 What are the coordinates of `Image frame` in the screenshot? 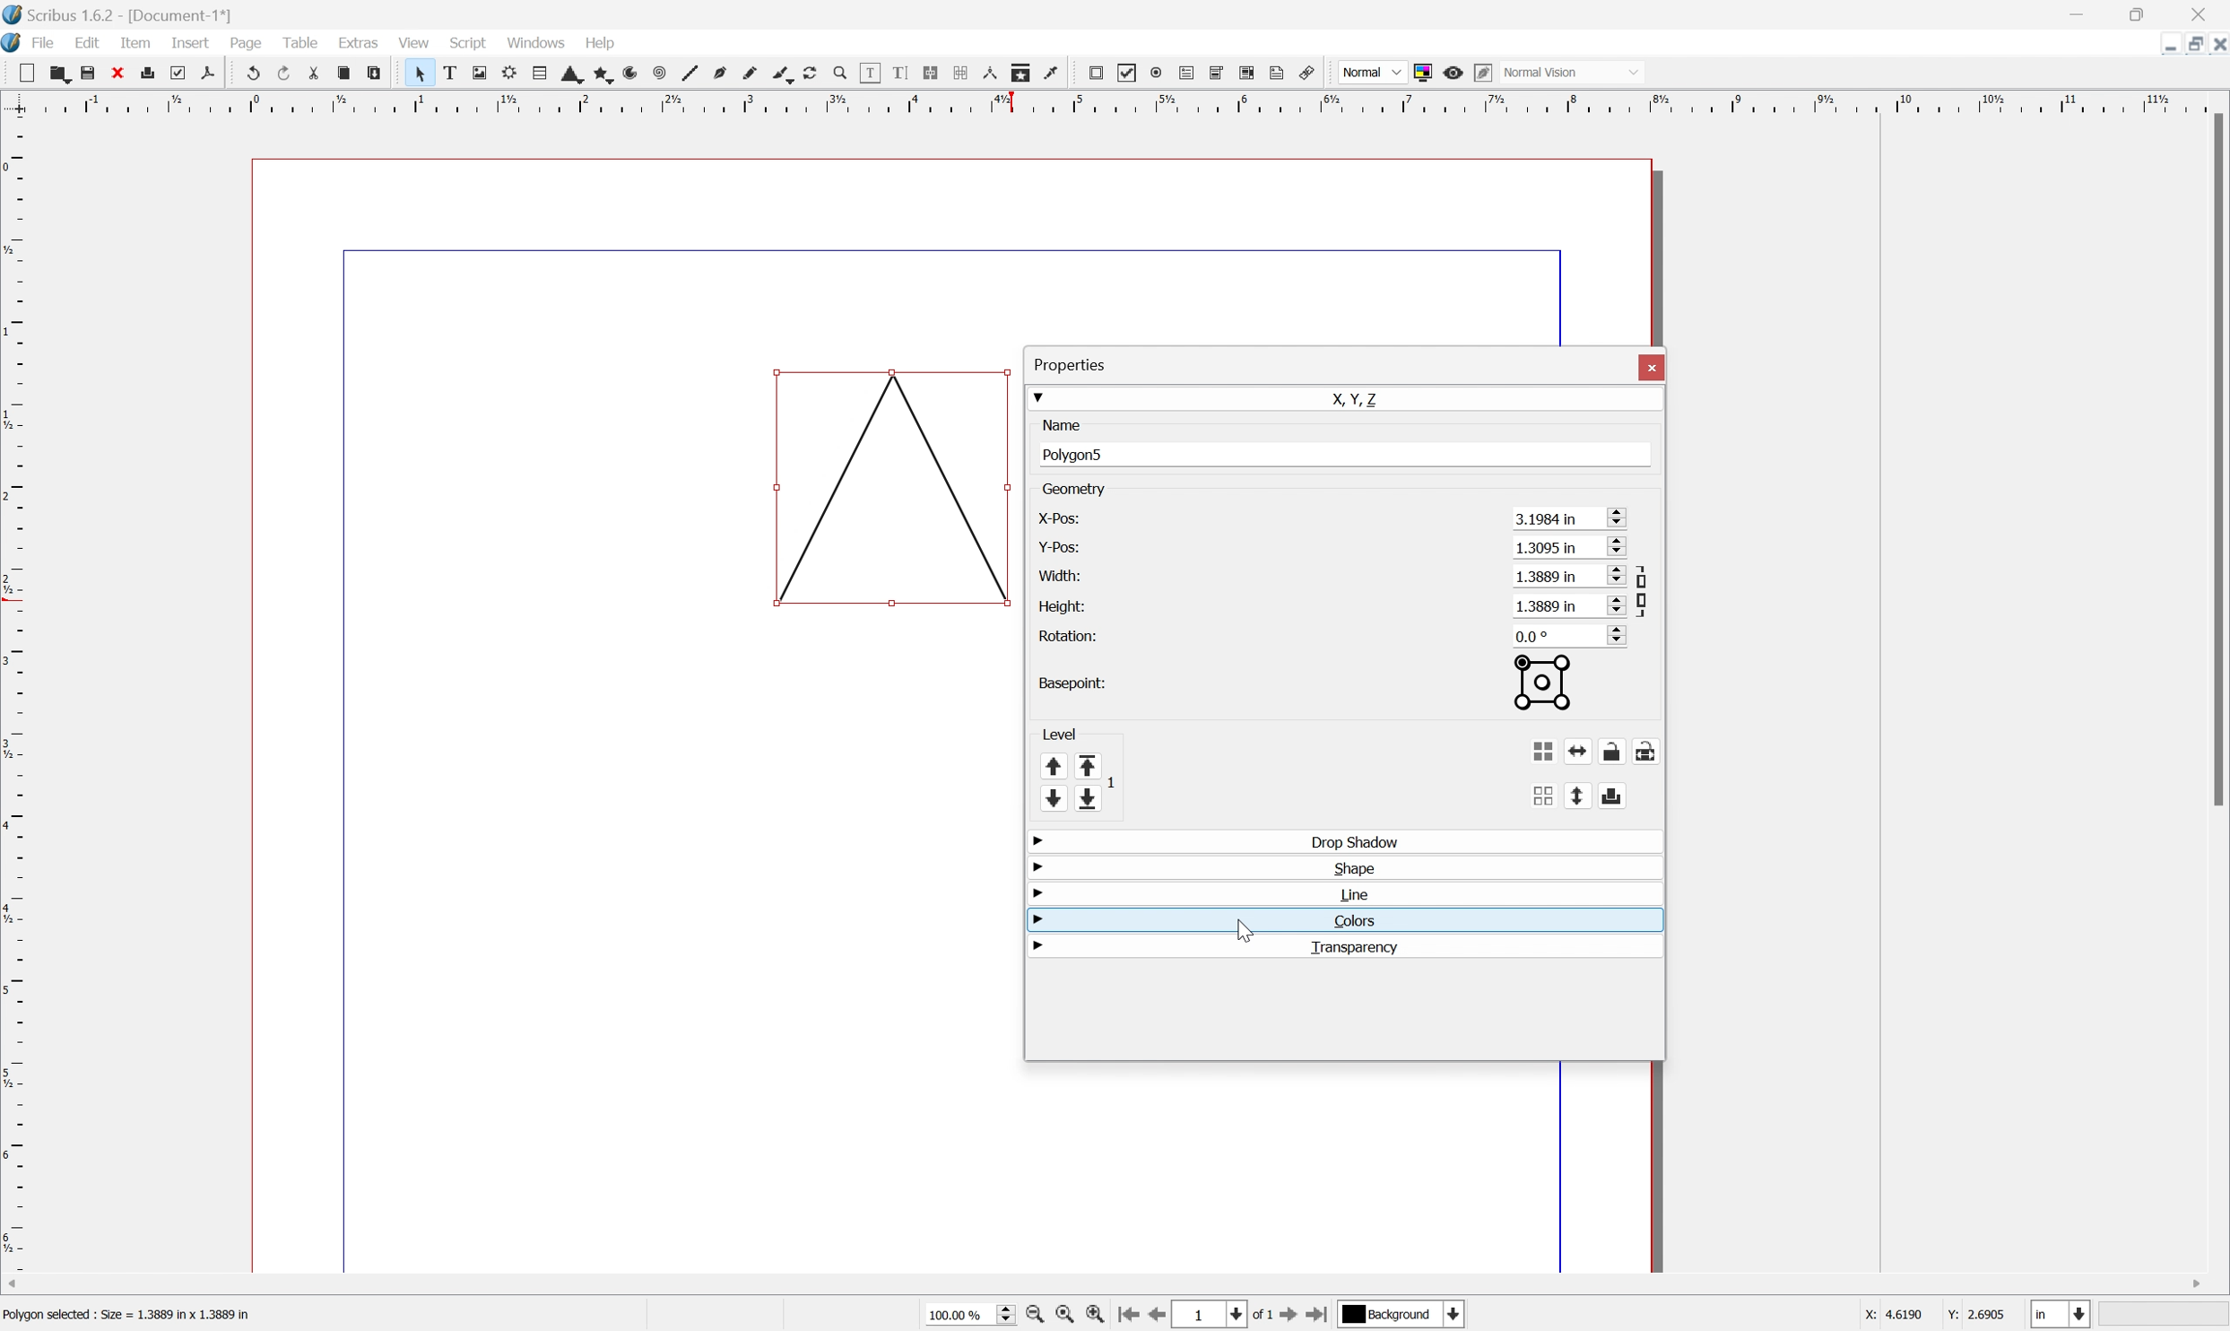 It's located at (480, 72).